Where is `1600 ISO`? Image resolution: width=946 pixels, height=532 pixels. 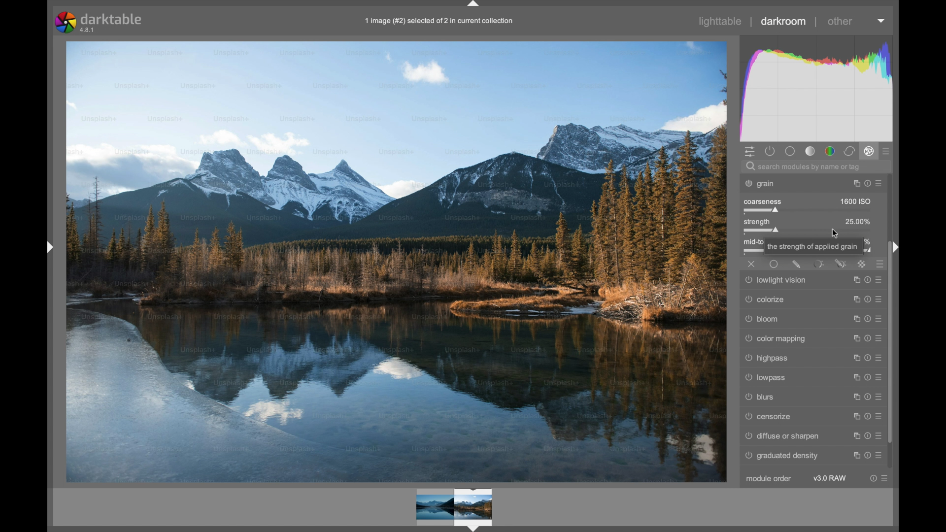 1600 ISO is located at coordinates (856, 201).